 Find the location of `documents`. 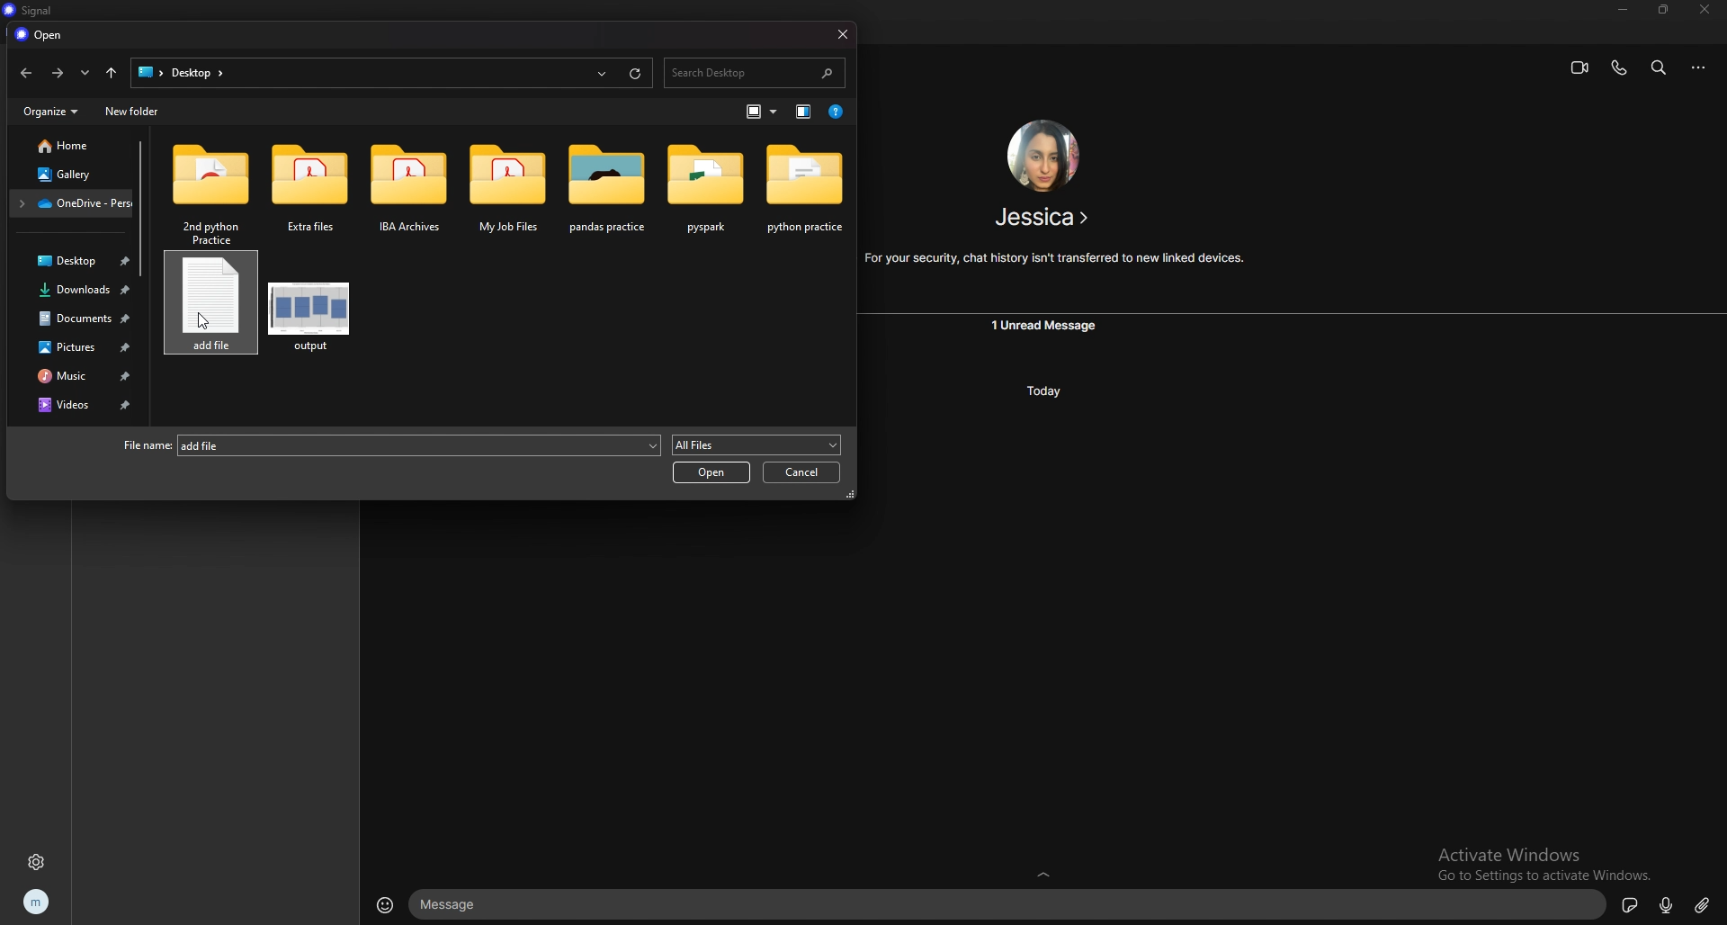

documents is located at coordinates (76, 320).